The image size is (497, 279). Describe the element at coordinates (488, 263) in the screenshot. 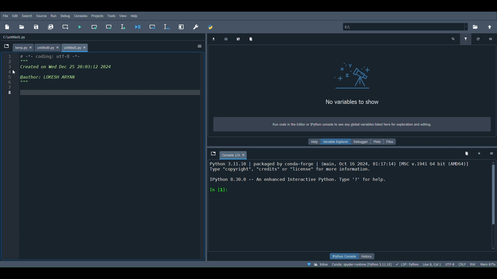

I see `Global memory usage` at that location.